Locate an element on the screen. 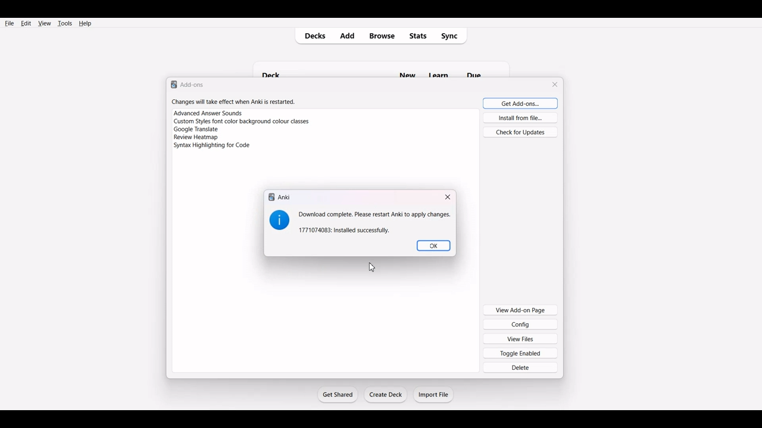 Image resolution: width=762 pixels, height=428 pixels. Changes will take effect when Anki is restarted. Advanced Answer Sounds Custom Styles font color background colour classes Google Translate Syntax Highlighting for Code. is located at coordinates (246, 124).